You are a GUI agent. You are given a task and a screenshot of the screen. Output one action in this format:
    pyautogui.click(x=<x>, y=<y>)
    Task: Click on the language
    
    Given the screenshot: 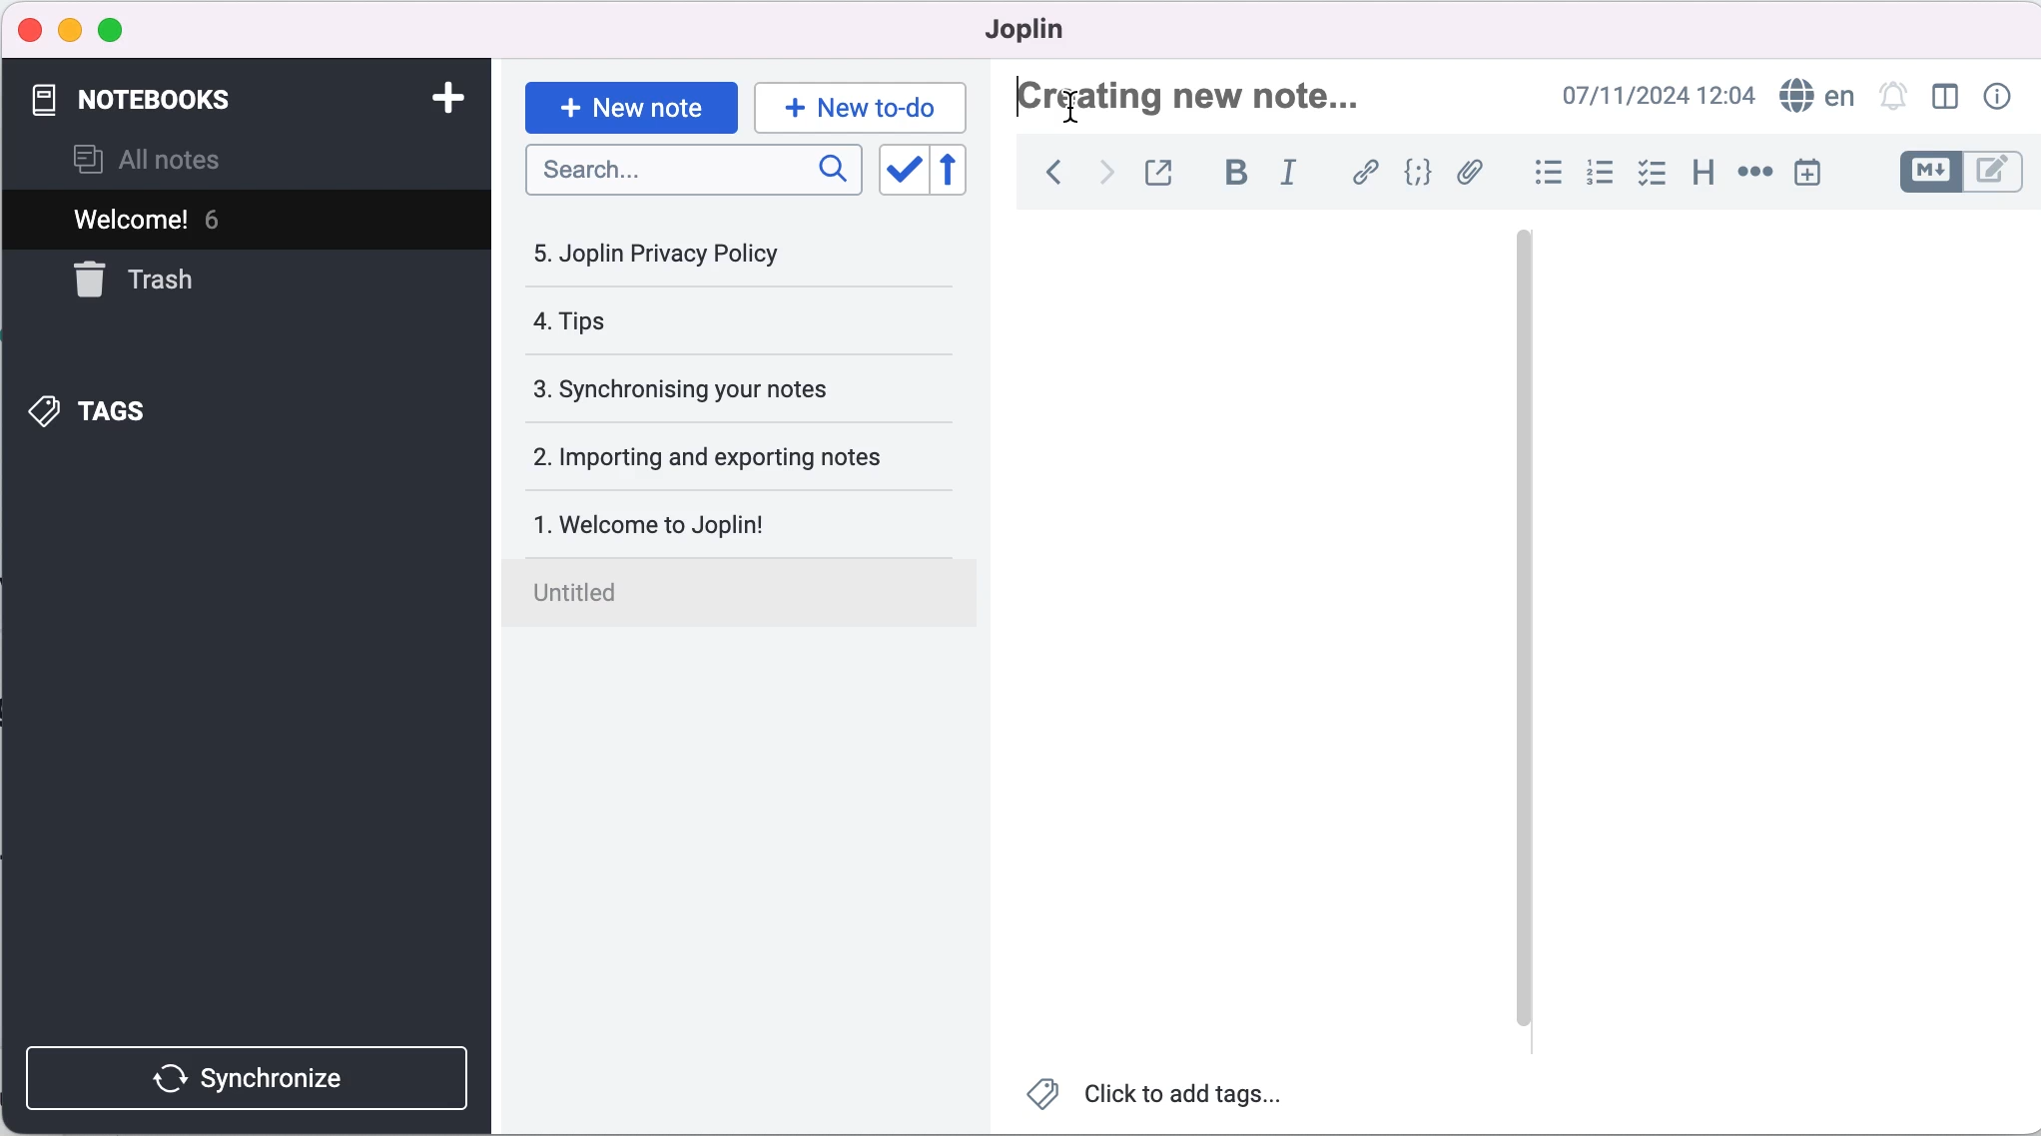 What is the action you would take?
    pyautogui.click(x=1816, y=96)
    